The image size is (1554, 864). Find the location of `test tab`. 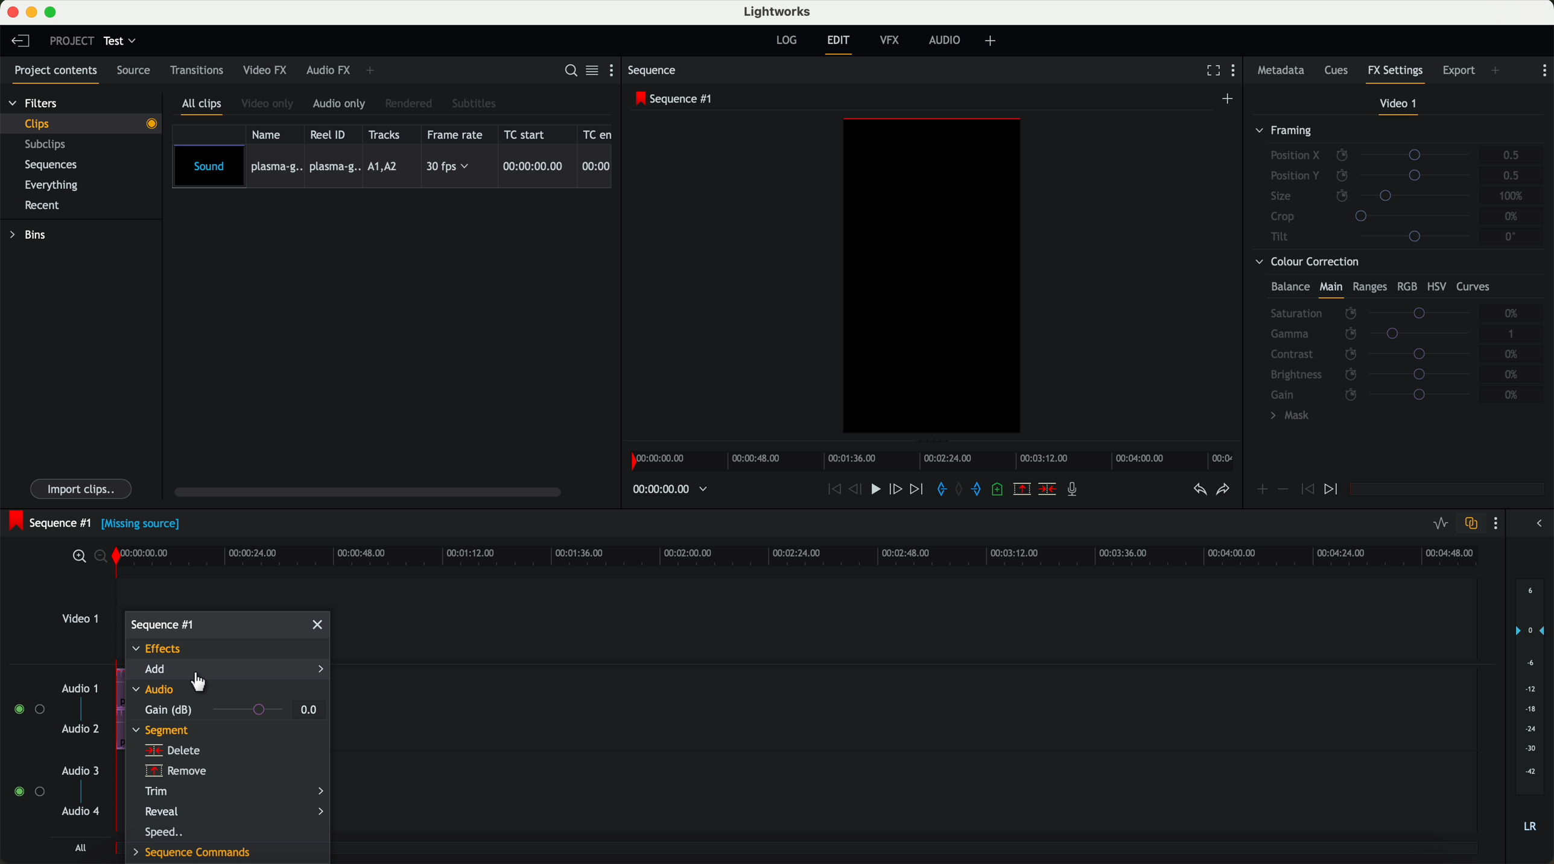

test tab is located at coordinates (121, 38).